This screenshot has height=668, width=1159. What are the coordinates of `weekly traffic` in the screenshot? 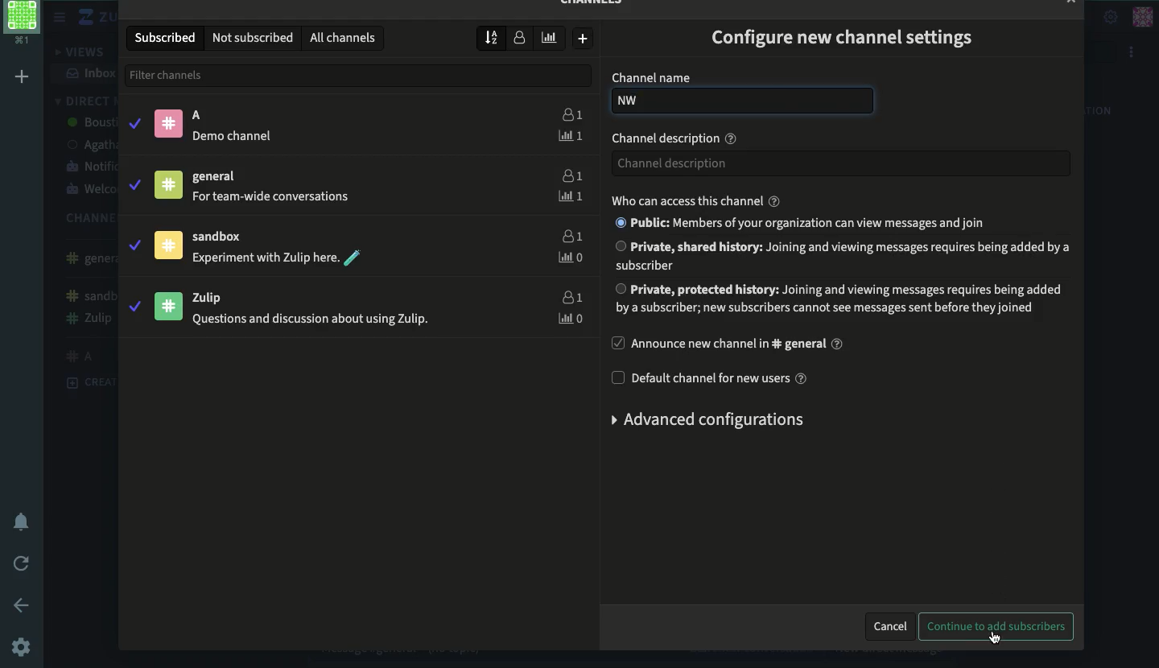 It's located at (550, 39).